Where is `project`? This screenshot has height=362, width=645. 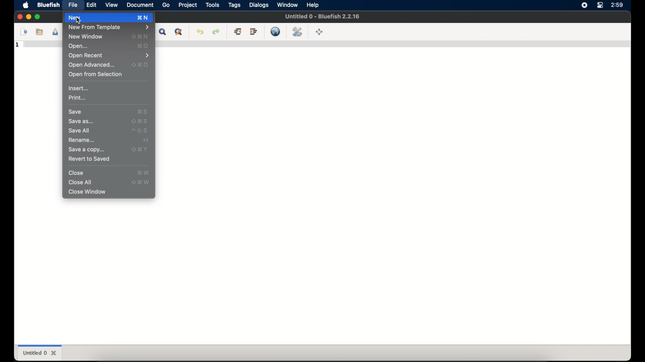
project is located at coordinates (188, 5).